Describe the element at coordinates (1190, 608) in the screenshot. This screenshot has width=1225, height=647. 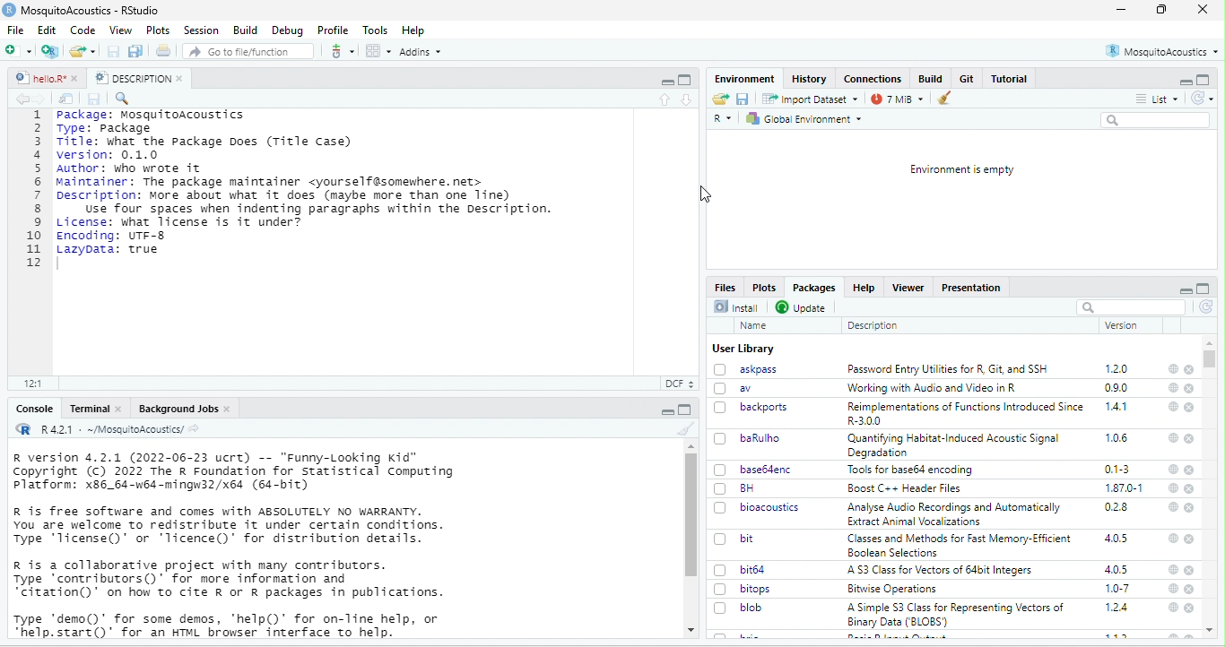
I see `close` at that location.